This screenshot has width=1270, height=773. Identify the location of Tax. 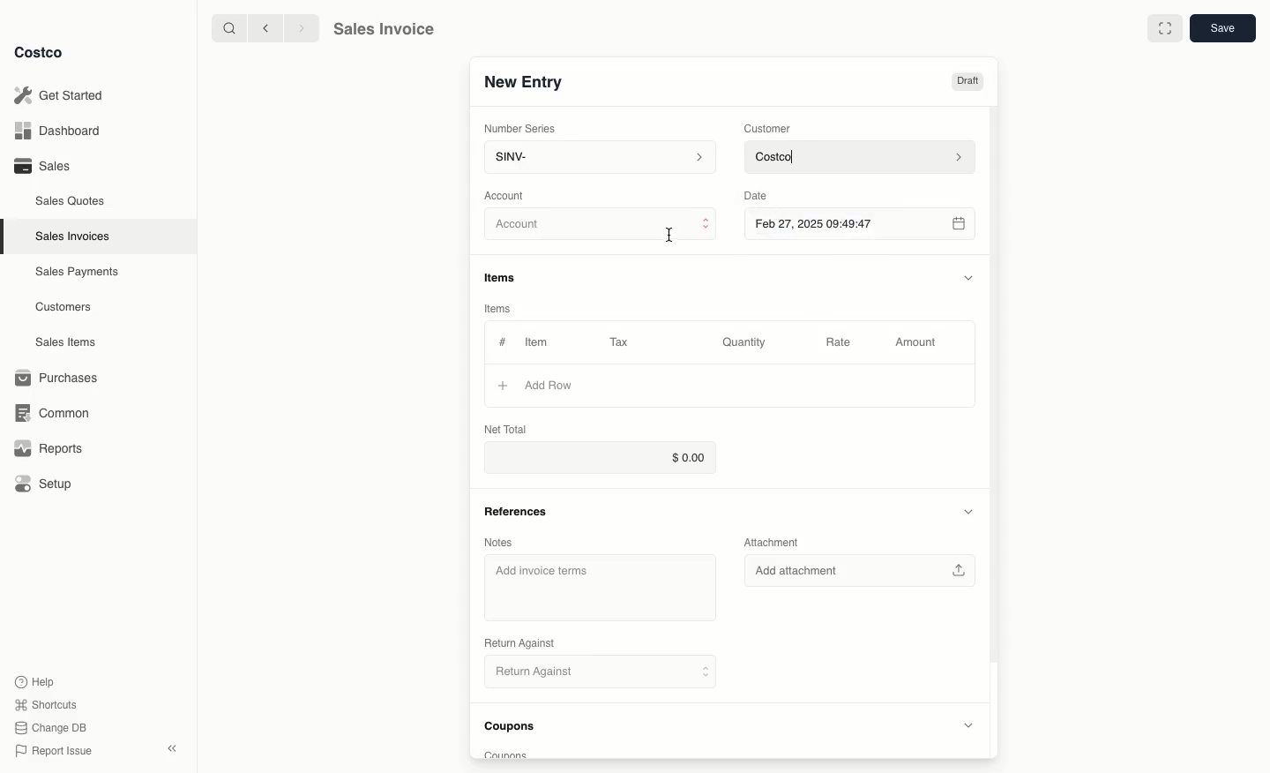
(624, 341).